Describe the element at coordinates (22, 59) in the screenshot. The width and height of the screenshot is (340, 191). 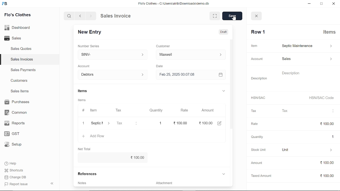
I see `Sales Invoices` at that location.